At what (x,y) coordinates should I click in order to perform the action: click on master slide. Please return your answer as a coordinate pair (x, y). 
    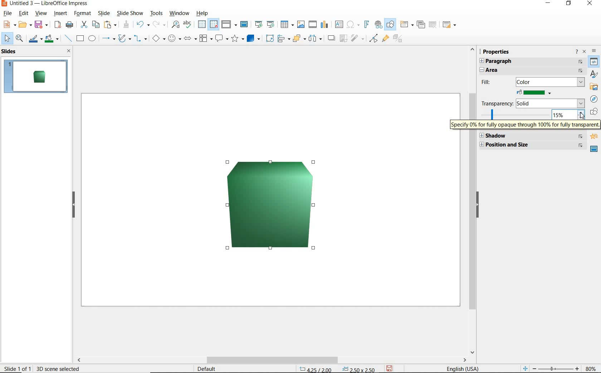
    Looking at the image, I should click on (244, 25).